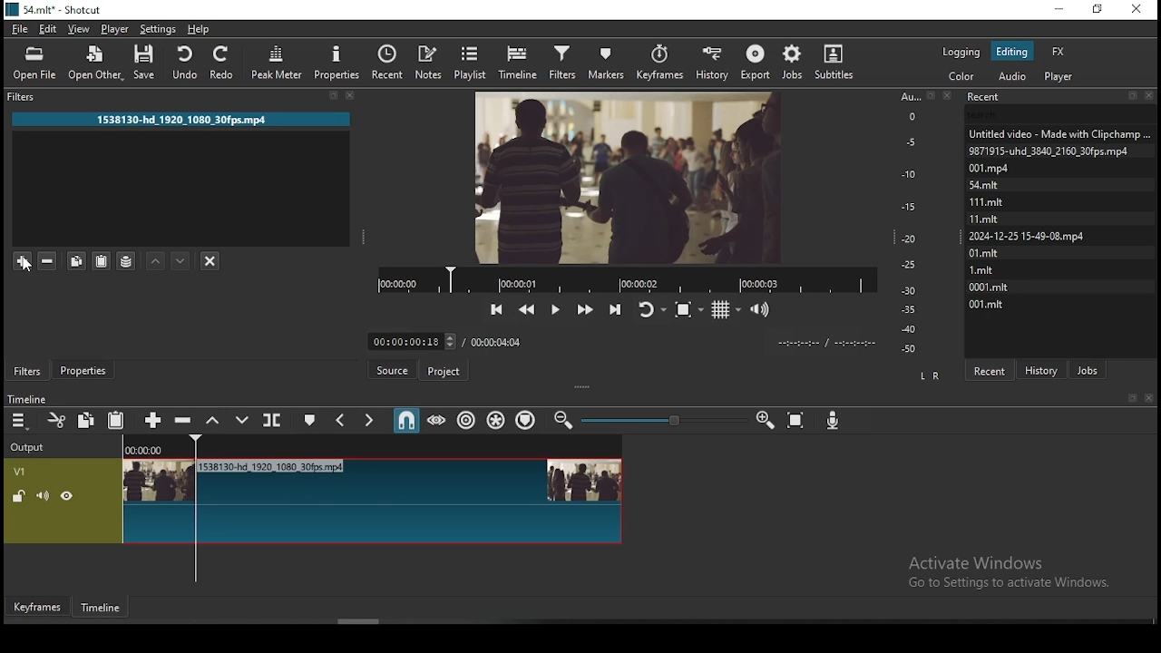 This screenshot has height=653, width=1161. Describe the element at coordinates (759, 308) in the screenshot. I see `volume control` at that location.